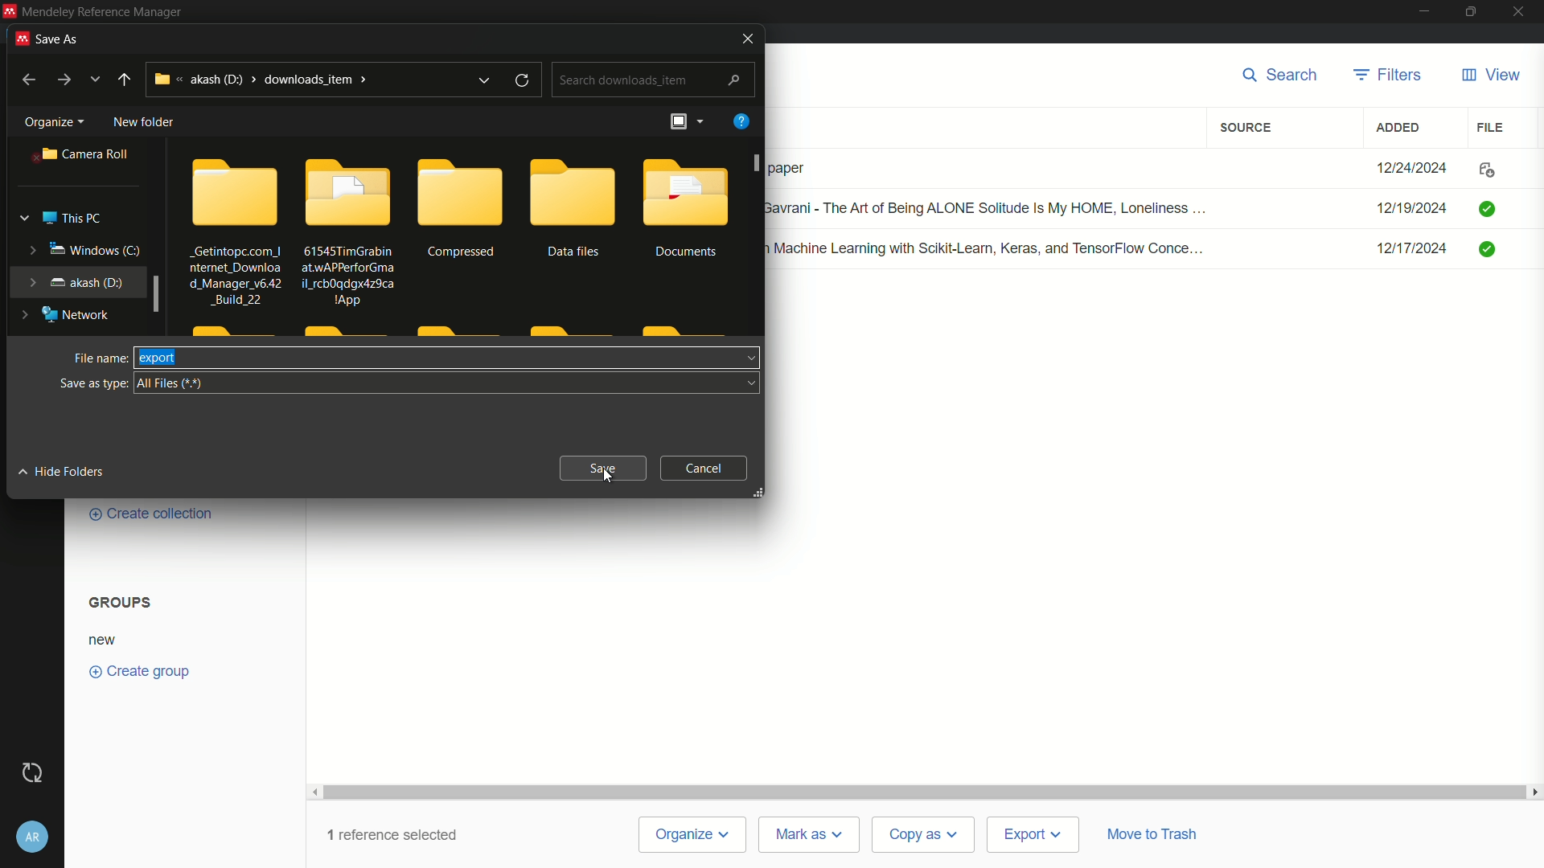  I want to click on back, so click(27, 80).